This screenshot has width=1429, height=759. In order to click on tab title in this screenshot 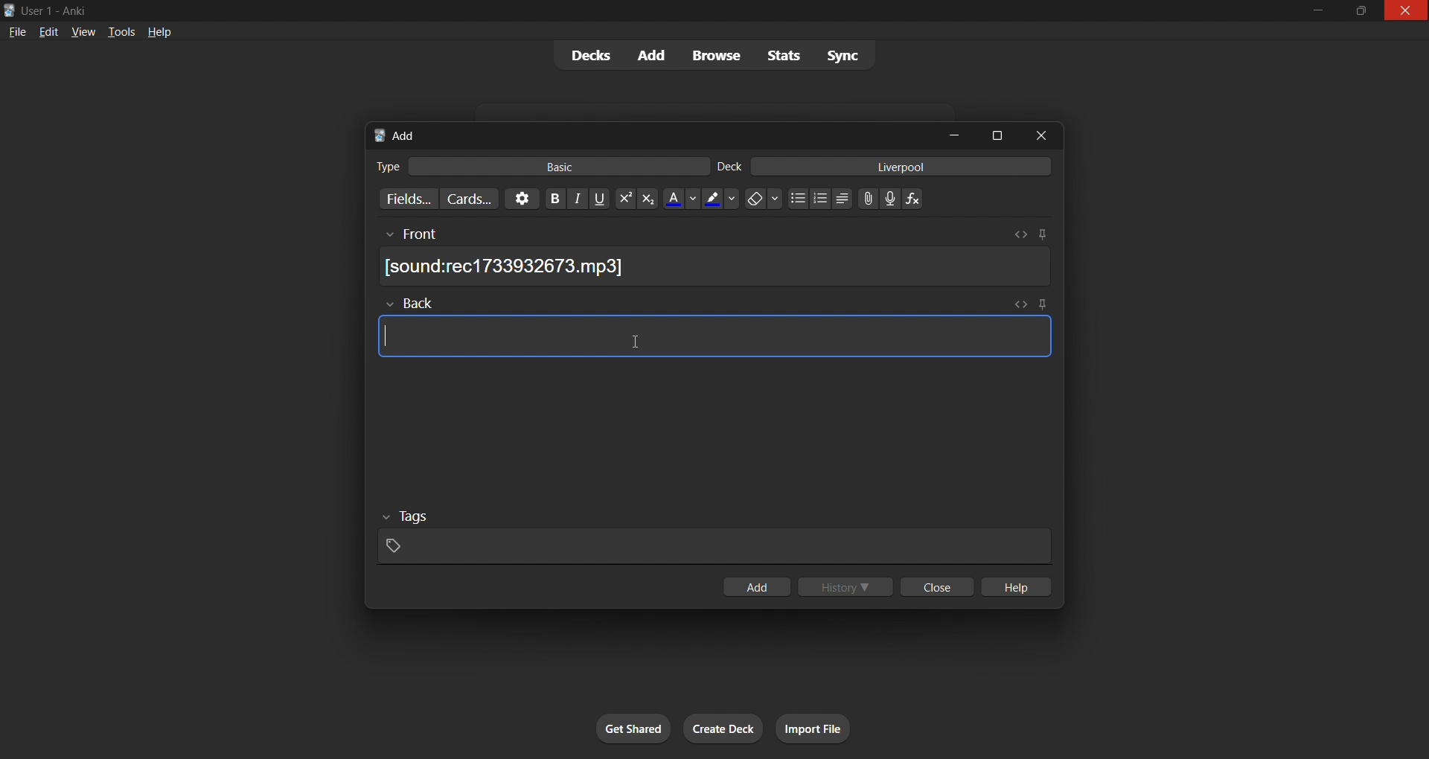, I will do `click(648, 133)`.